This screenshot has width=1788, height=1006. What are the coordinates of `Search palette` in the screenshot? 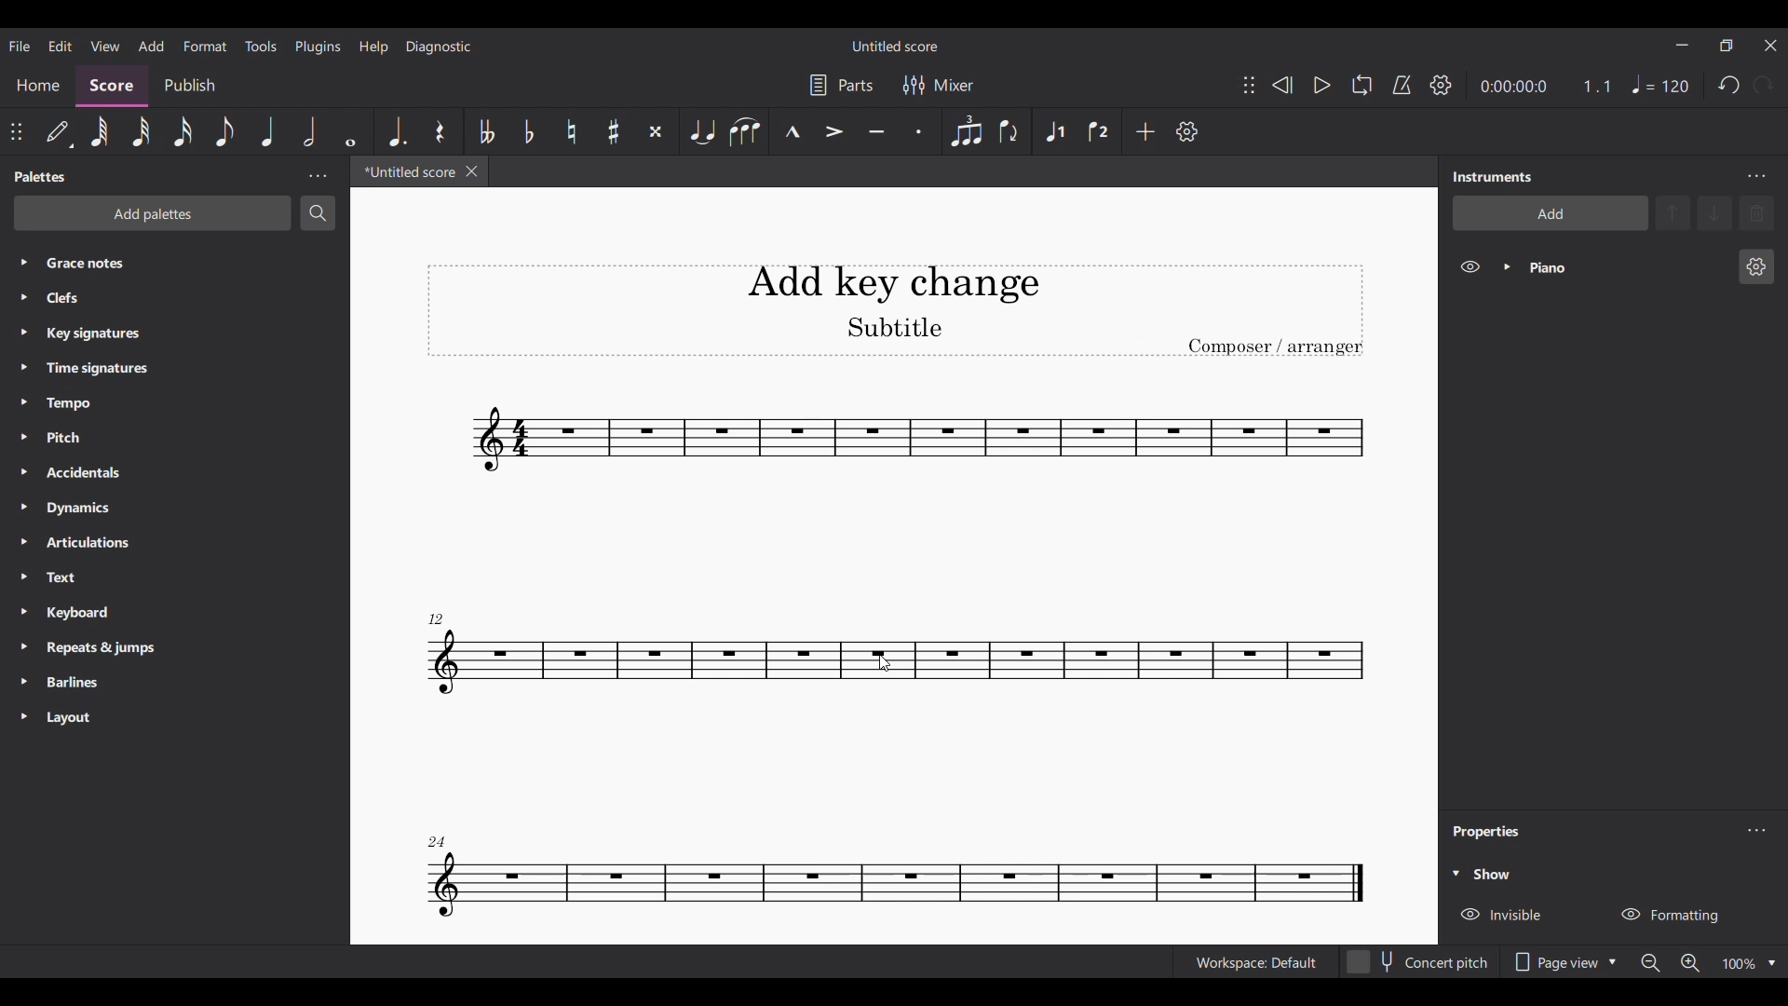 It's located at (318, 212).